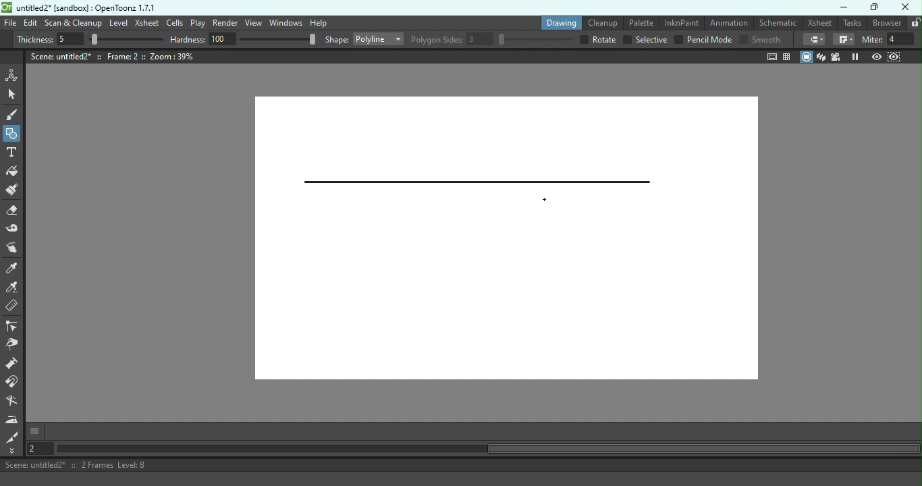 The width and height of the screenshot is (922, 486). Describe the element at coordinates (915, 23) in the screenshot. I see `Lock rooms tab` at that location.